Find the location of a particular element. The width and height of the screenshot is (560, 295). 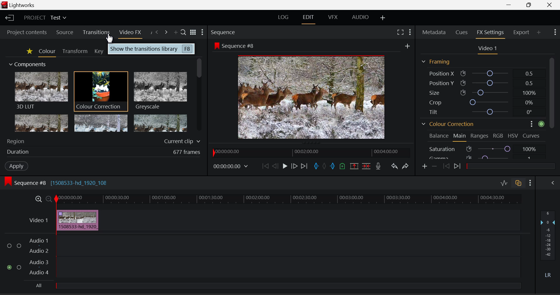

Main Tab Open is located at coordinates (460, 137).